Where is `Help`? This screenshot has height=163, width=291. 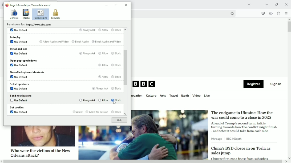 Help is located at coordinates (119, 120).